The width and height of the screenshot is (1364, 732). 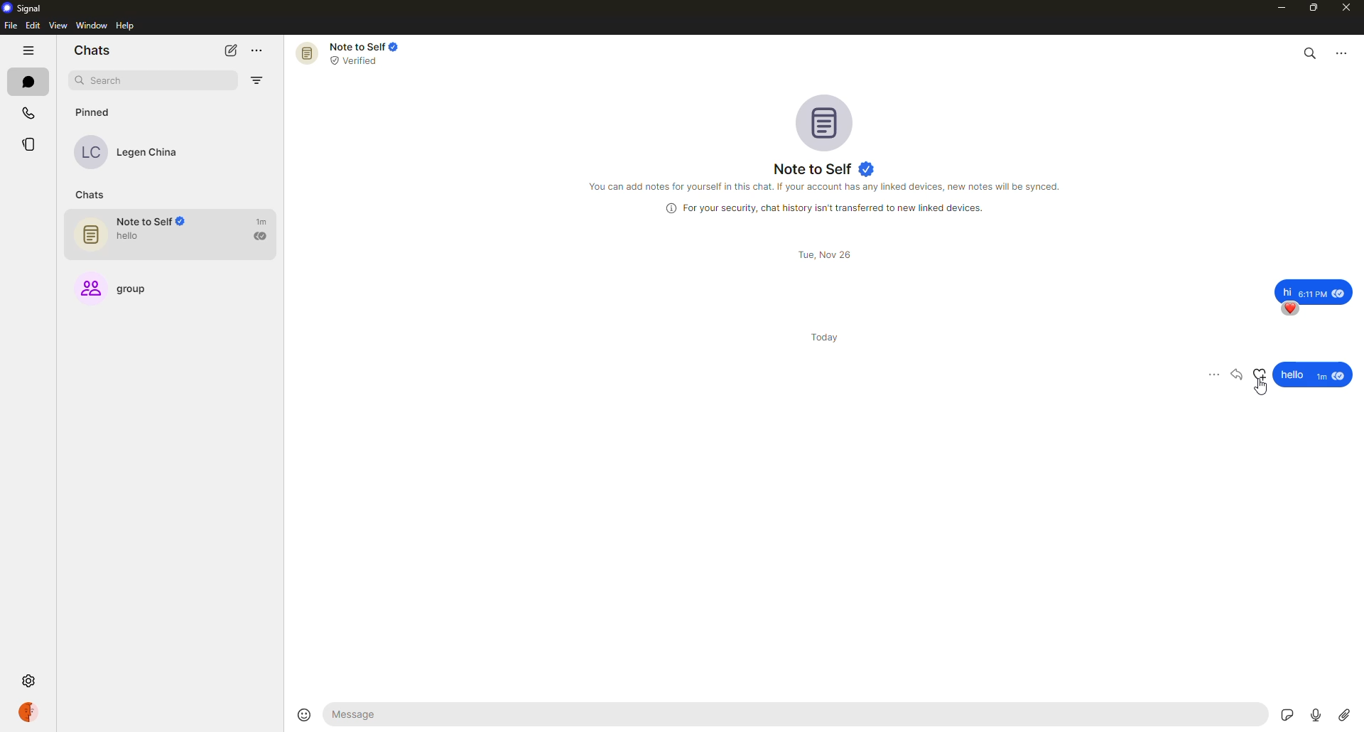 What do you see at coordinates (1283, 714) in the screenshot?
I see `stickers` at bounding box center [1283, 714].